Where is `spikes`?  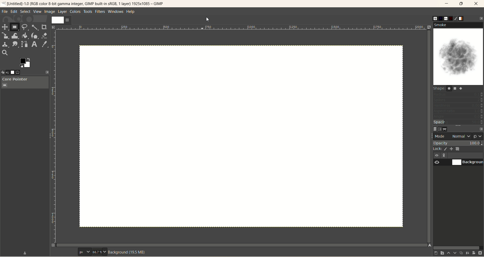 spikes is located at coordinates (458, 101).